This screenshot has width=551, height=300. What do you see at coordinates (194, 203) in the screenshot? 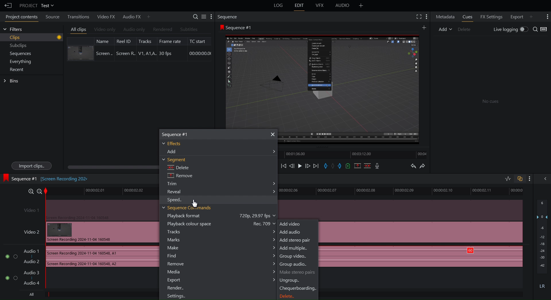
I see `Cursor` at bounding box center [194, 203].